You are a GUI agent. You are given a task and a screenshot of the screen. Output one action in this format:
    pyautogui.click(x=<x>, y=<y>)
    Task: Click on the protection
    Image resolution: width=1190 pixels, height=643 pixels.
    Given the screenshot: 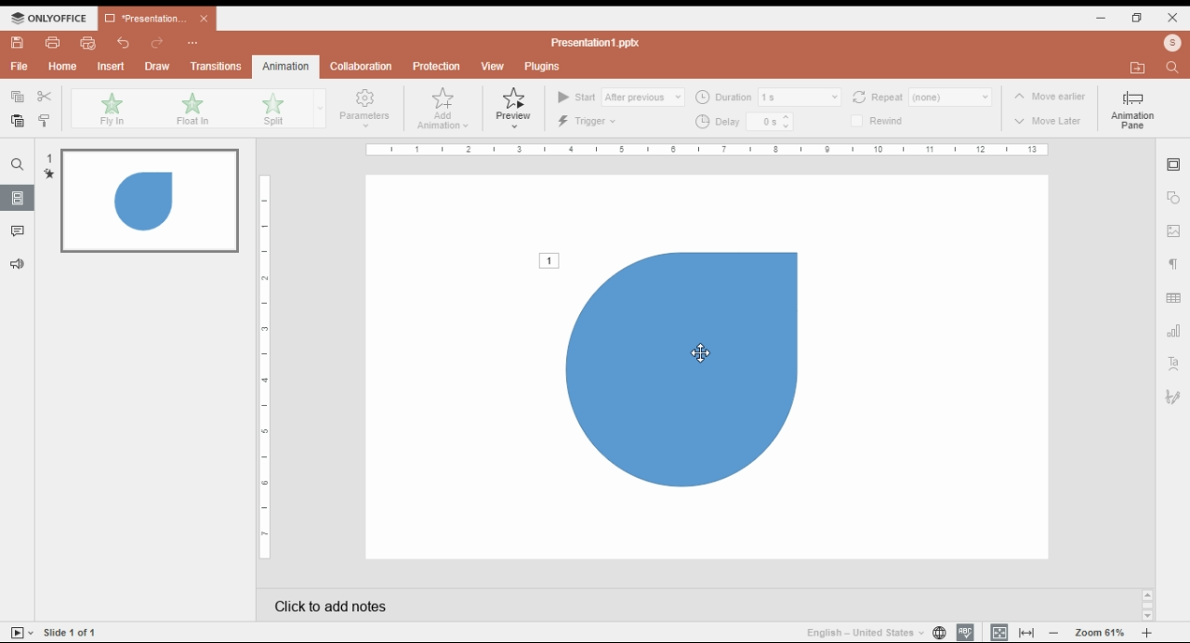 What is the action you would take?
    pyautogui.click(x=436, y=66)
    